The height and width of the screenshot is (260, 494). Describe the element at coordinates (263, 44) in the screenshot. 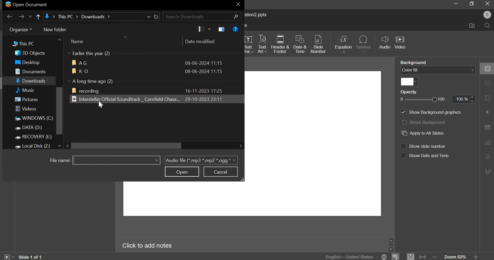

I see `text art` at that location.